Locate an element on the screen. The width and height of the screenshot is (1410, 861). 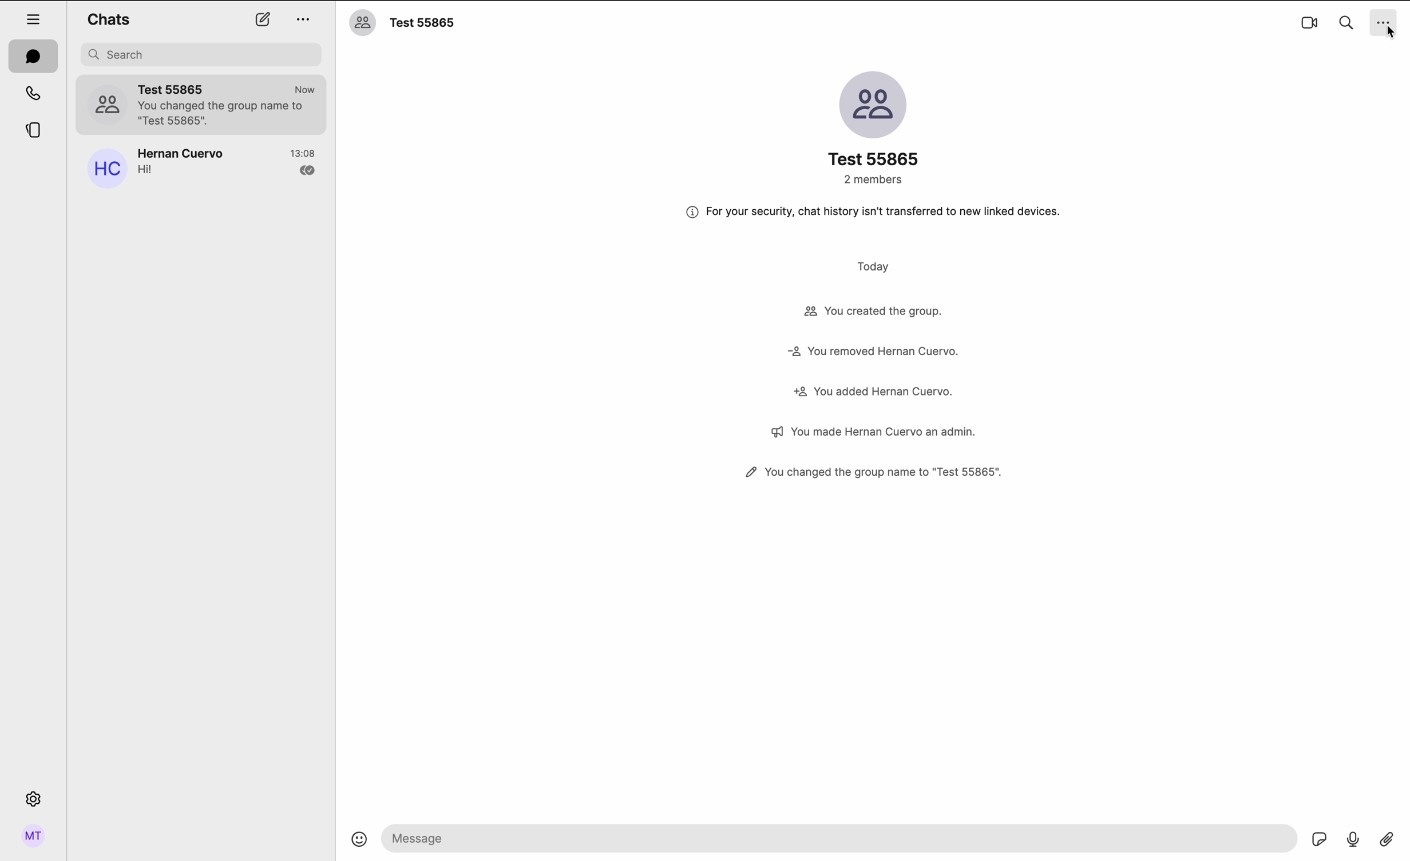
profile is located at coordinates (35, 836).